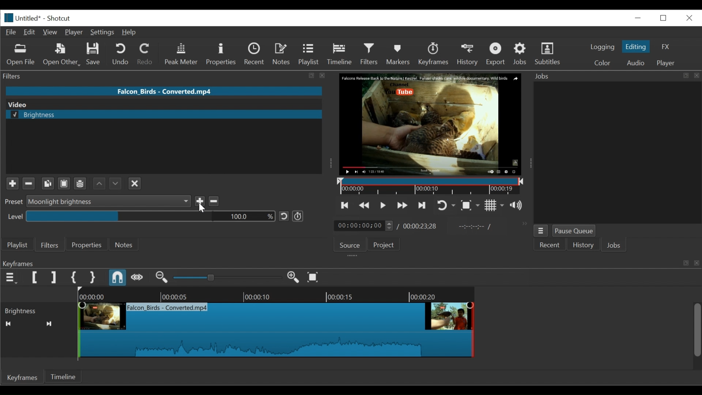 This screenshot has height=395, width=702. Describe the element at coordinates (23, 310) in the screenshot. I see `Brightness` at that location.